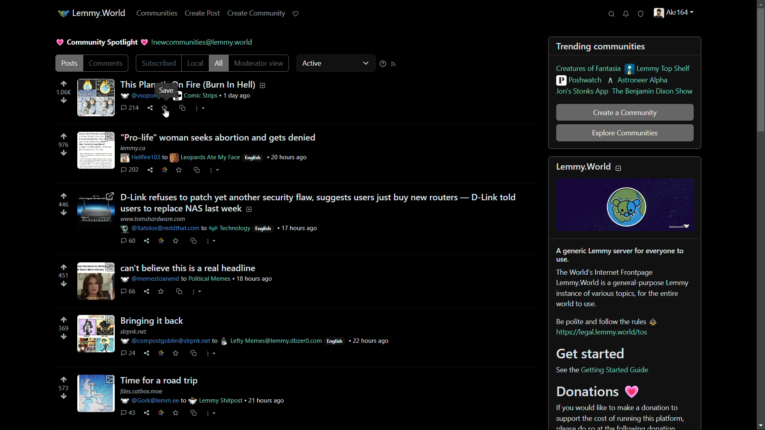  I want to click on number of votes, so click(63, 276).